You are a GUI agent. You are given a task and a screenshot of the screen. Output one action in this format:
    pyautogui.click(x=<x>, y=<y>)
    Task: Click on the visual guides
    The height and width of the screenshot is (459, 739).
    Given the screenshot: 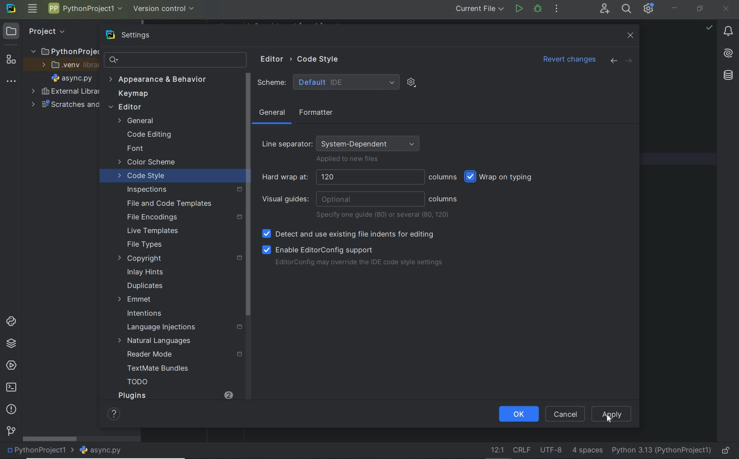 What is the action you would take?
    pyautogui.click(x=343, y=199)
    